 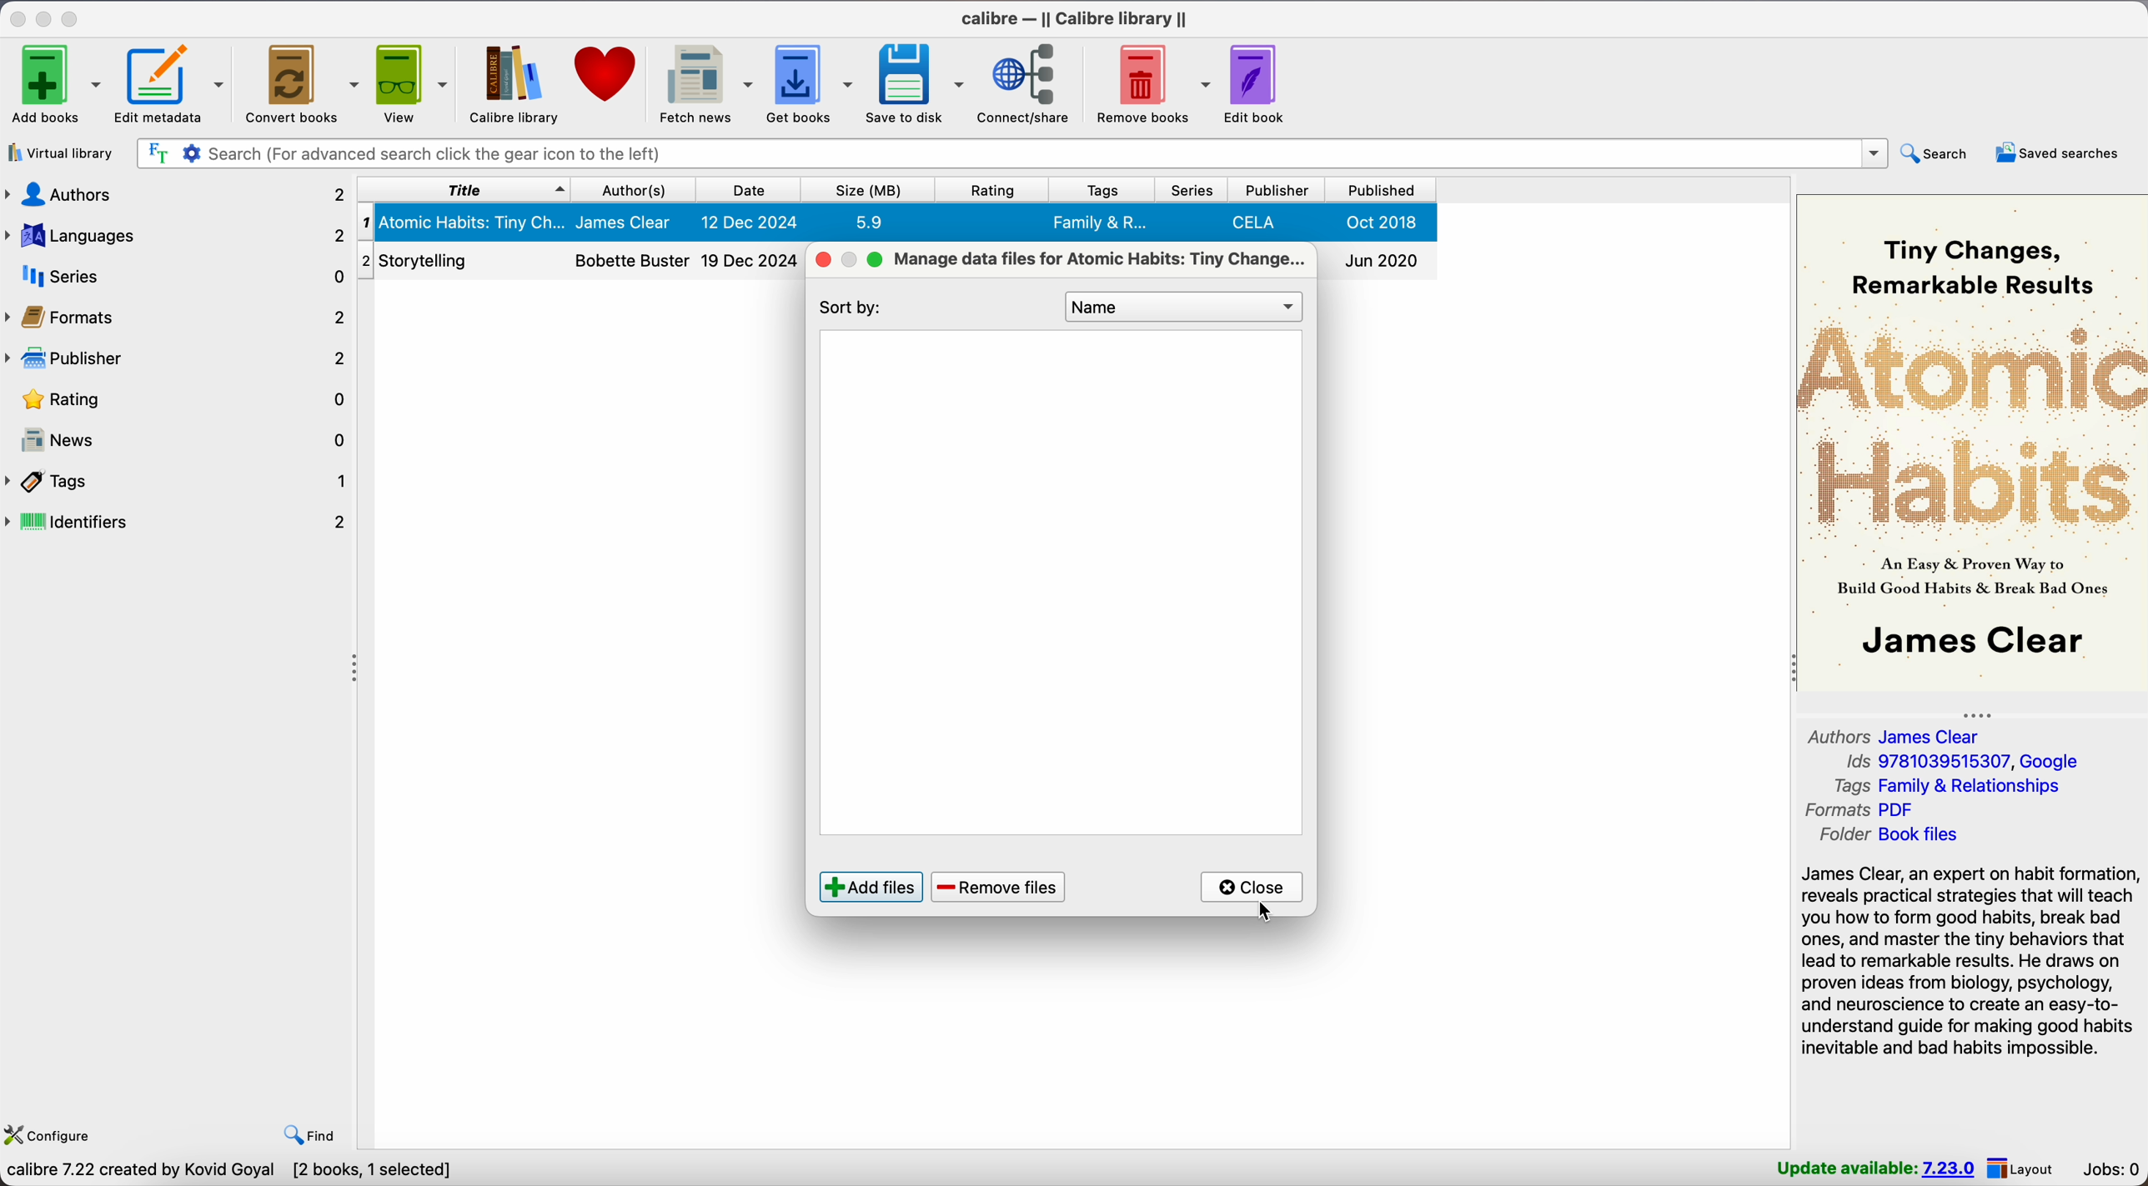 What do you see at coordinates (1075, 20) in the screenshot?
I see `Calibre - || Calibre library ||` at bounding box center [1075, 20].